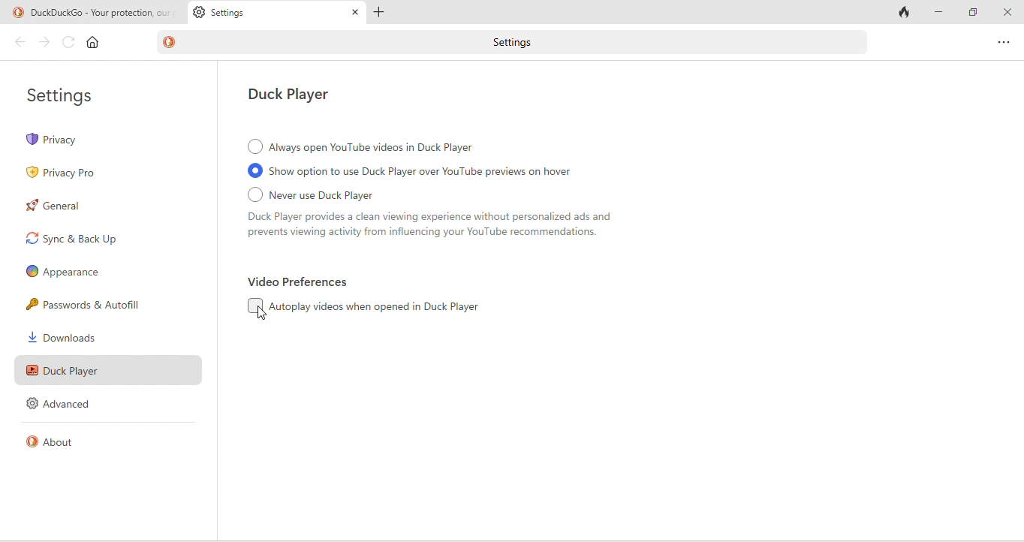  Describe the element at coordinates (300, 282) in the screenshot. I see `video preferences` at that location.